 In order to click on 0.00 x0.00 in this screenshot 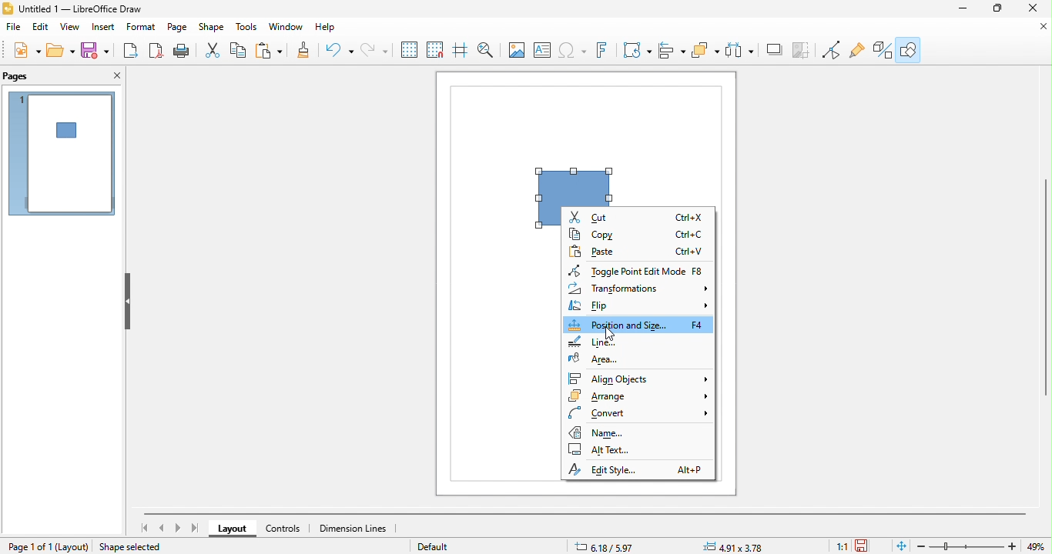, I will do `click(735, 546)`.